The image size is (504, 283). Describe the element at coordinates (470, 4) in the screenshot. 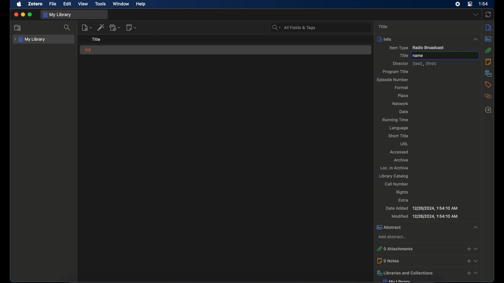

I see `control center` at that location.